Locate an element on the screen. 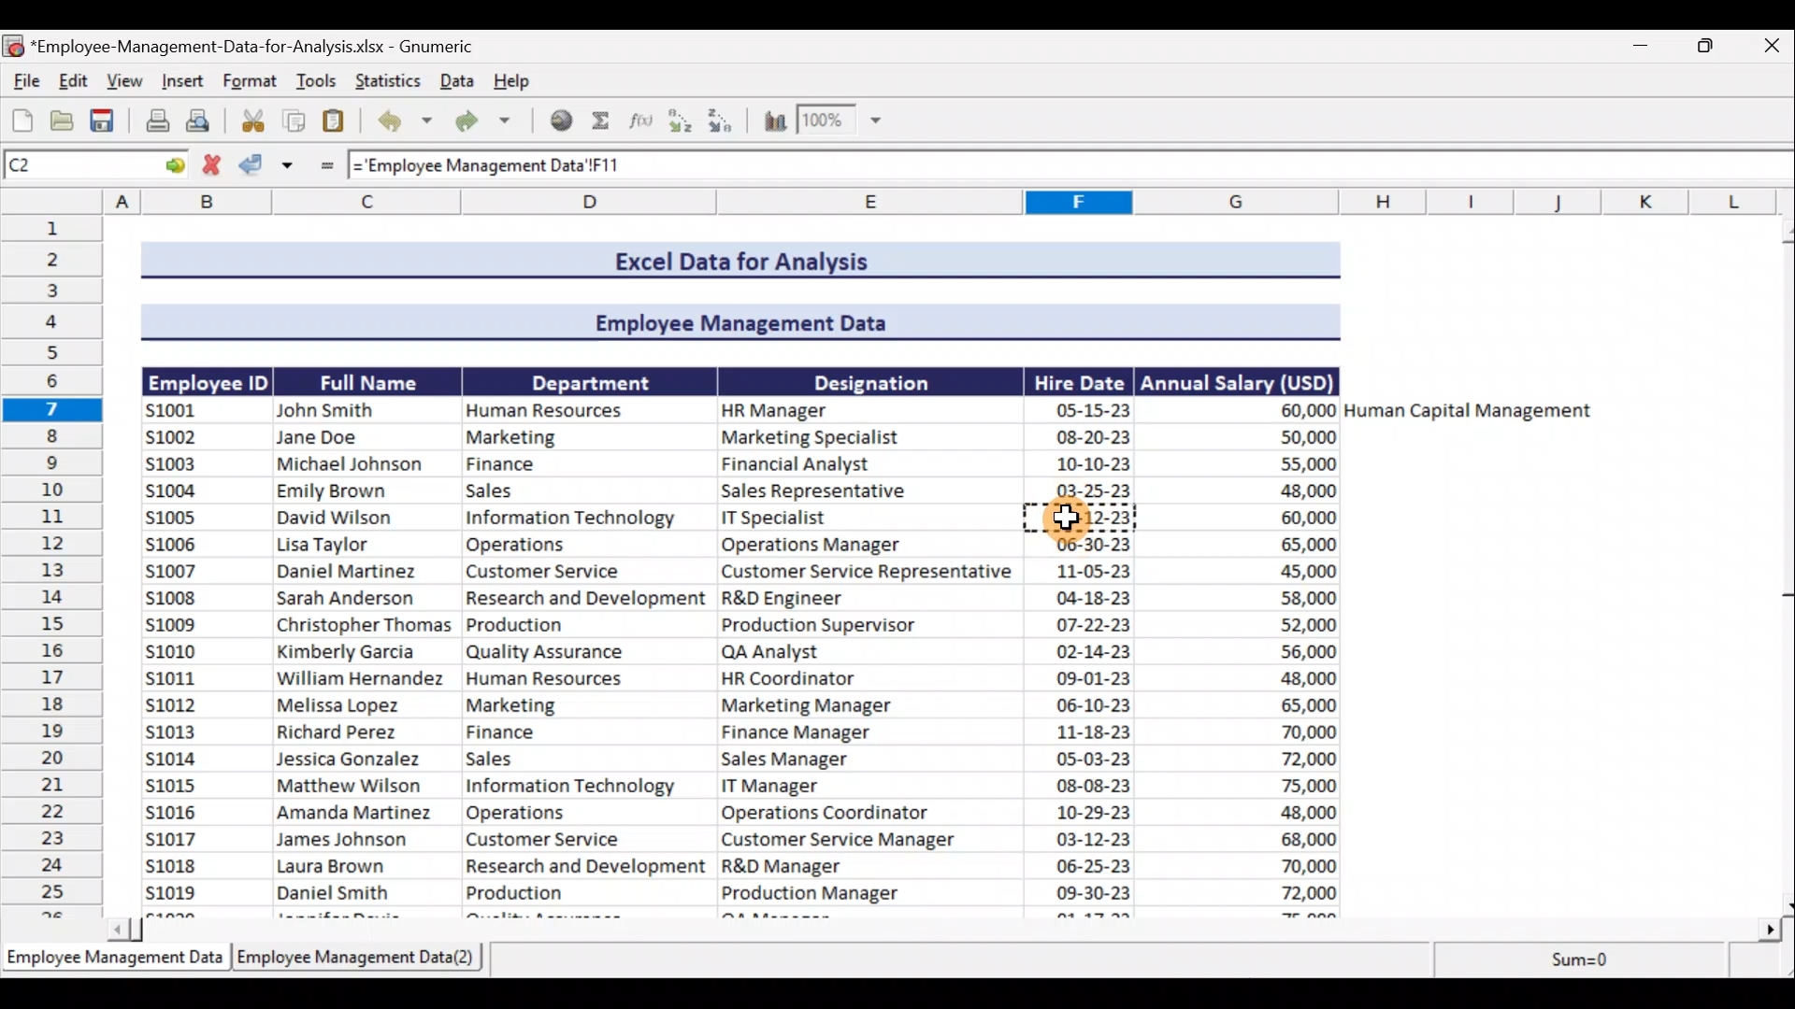  Cut selection is located at coordinates (251, 123).